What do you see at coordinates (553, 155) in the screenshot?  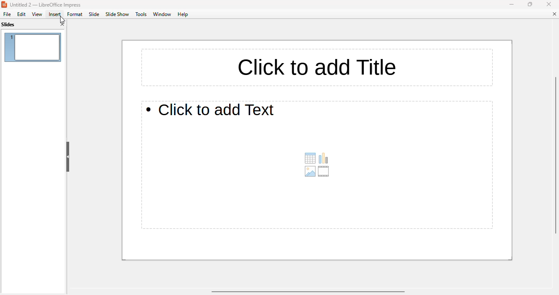 I see `vertical scroll bar` at bounding box center [553, 155].